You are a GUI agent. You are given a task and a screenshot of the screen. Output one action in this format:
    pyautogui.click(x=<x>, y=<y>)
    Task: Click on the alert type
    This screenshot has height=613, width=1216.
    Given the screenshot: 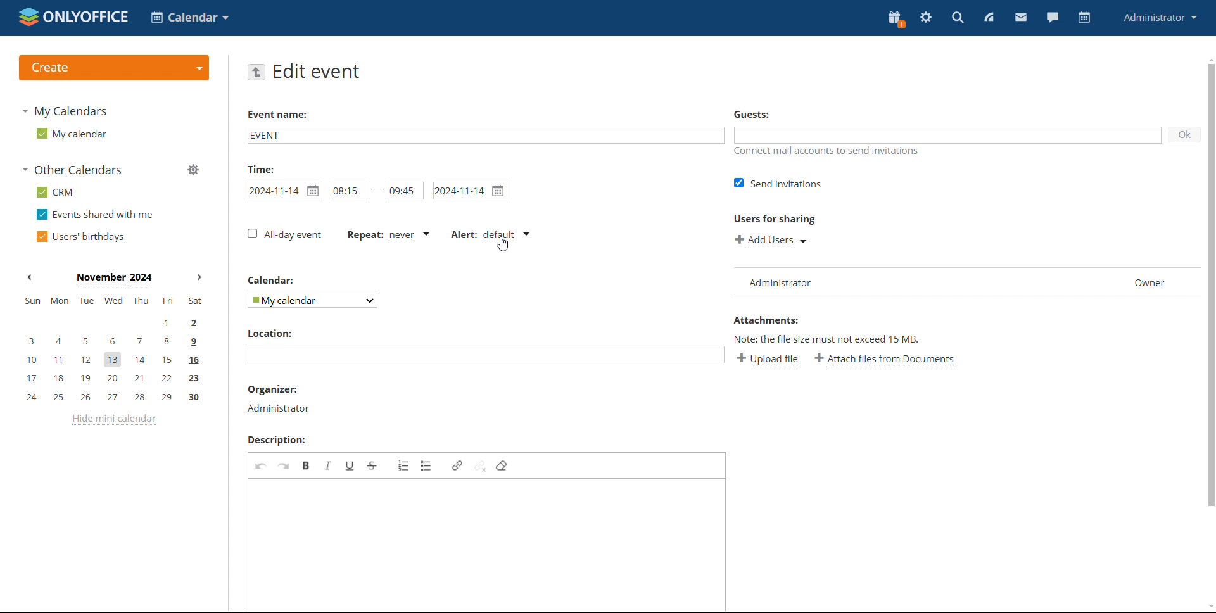 What is the action you would take?
    pyautogui.click(x=489, y=235)
    